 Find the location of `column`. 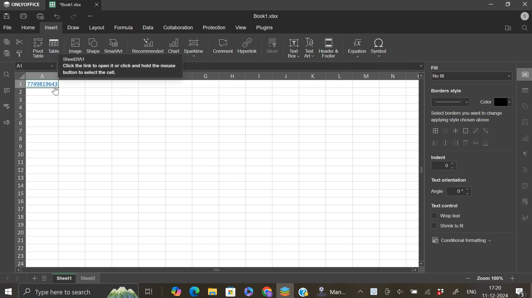

column is located at coordinates (301, 76).